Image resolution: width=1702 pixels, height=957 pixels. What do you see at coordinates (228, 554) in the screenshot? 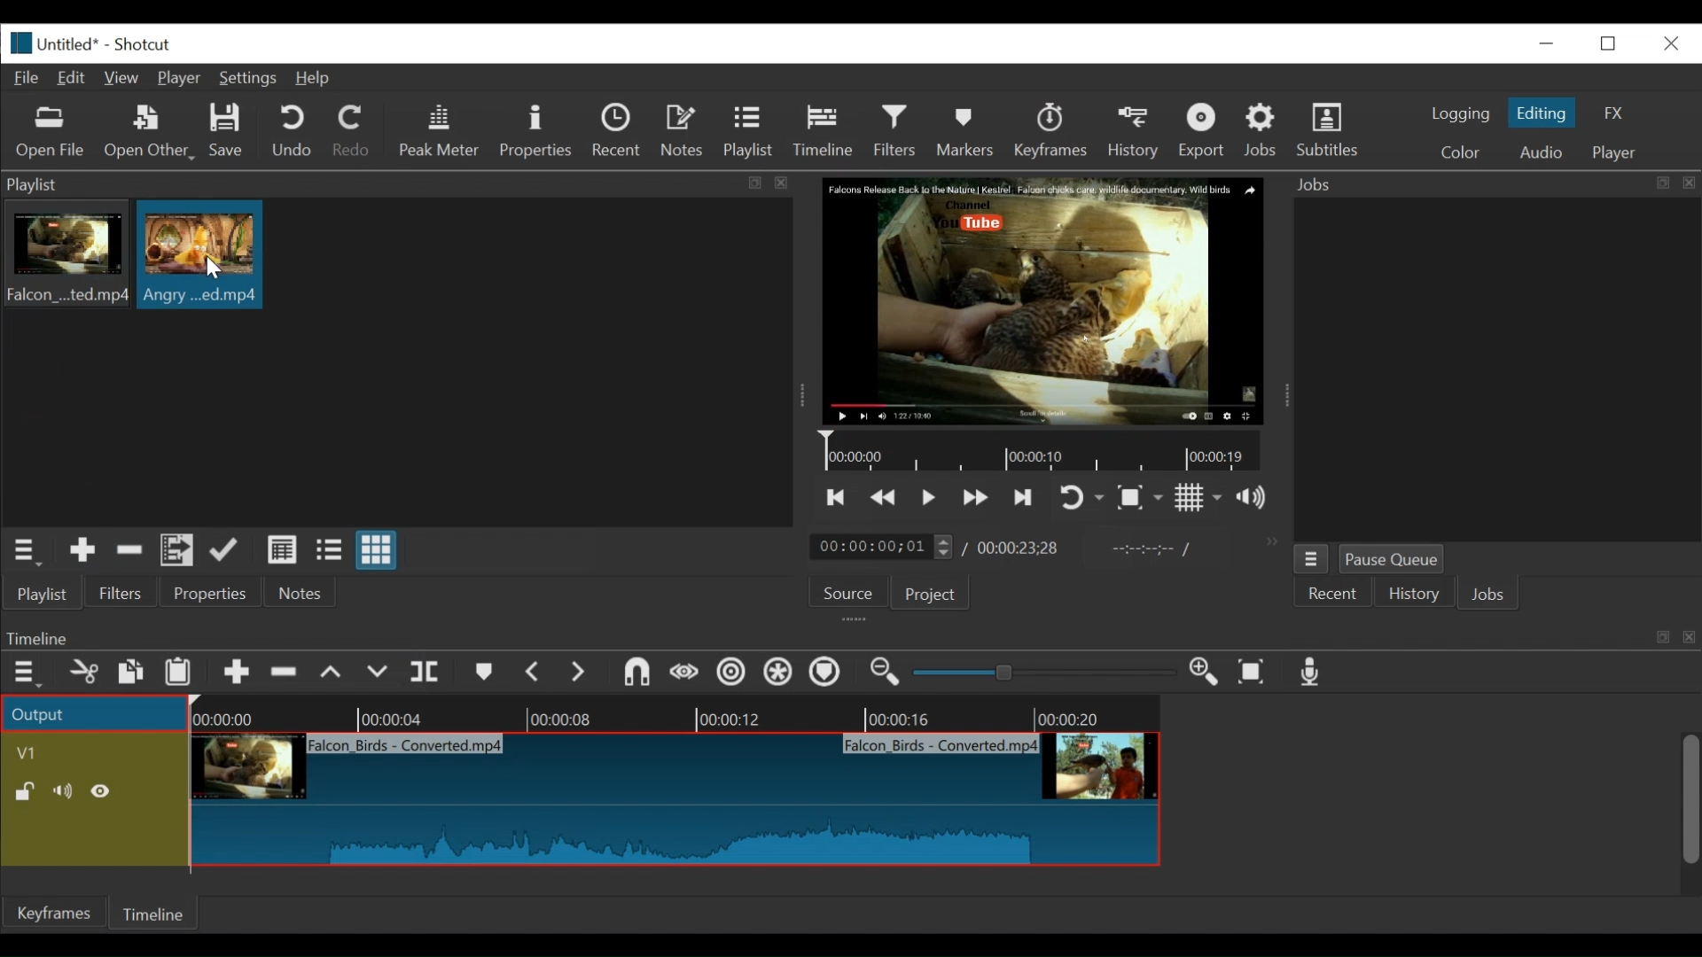
I see `update` at bounding box center [228, 554].